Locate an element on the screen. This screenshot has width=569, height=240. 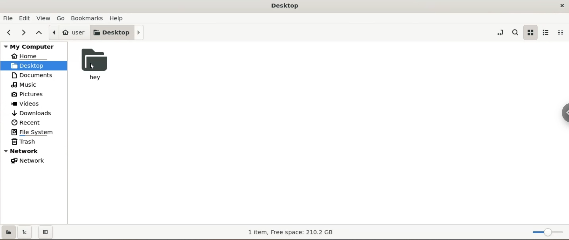
user is located at coordinates (70, 33).